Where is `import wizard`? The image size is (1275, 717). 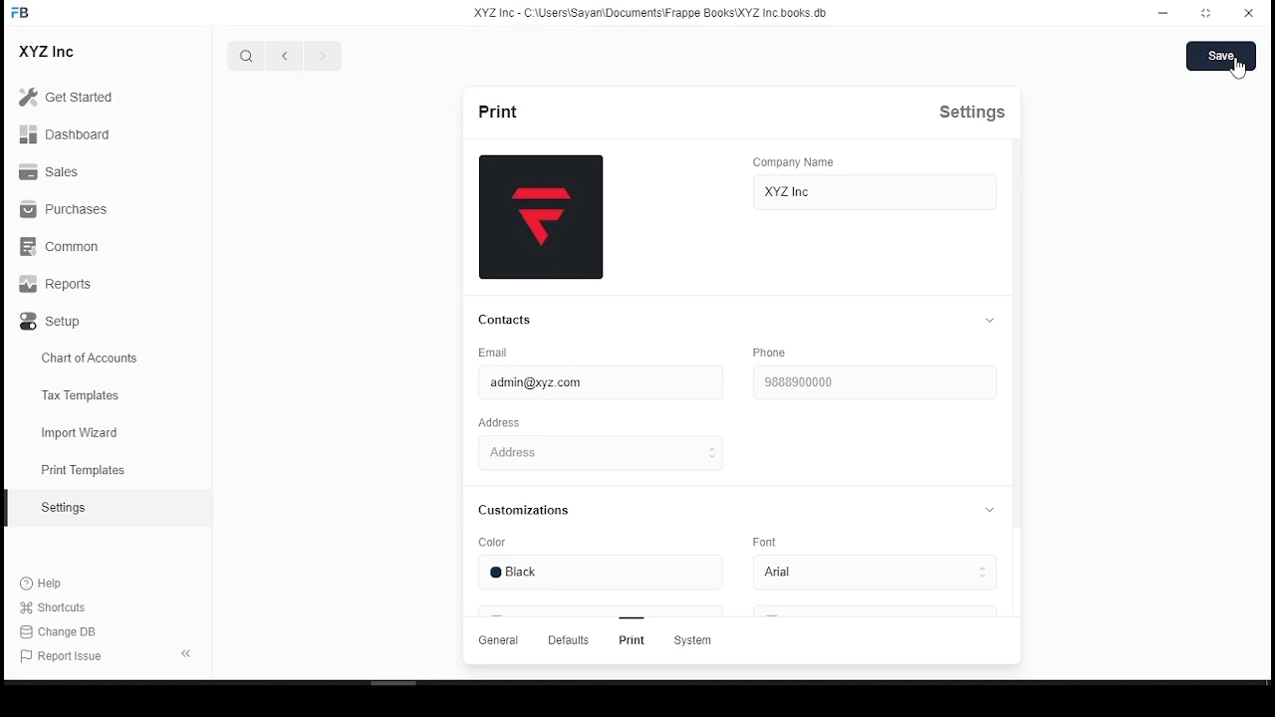
import wizard is located at coordinates (81, 434).